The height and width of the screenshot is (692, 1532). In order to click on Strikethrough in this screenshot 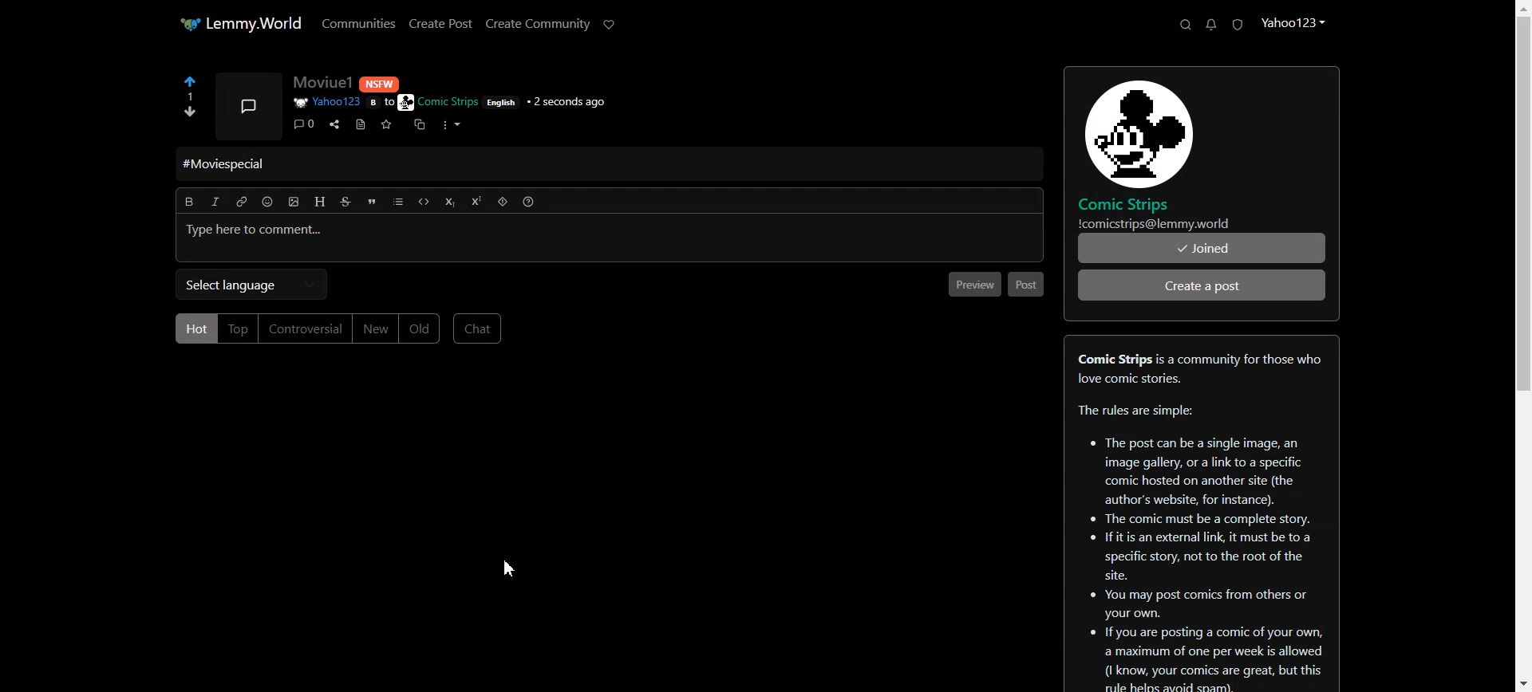, I will do `click(345, 201)`.